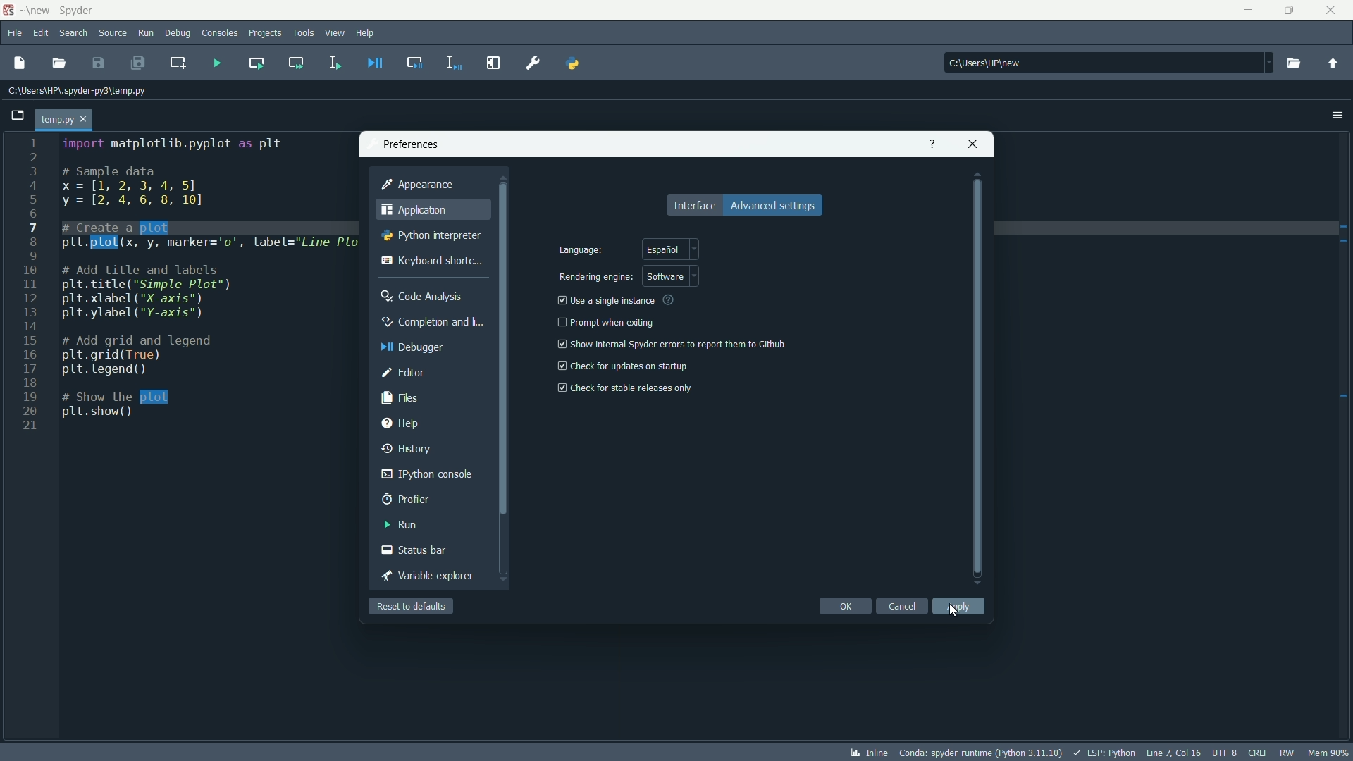  I want to click on get help, so click(931, 144).